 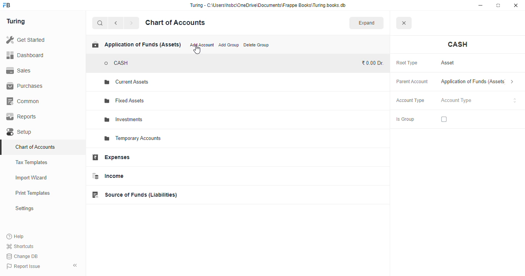 What do you see at coordinates (20, 132) in the screenshot?
I see `setup` at bounding box center [20, 132].